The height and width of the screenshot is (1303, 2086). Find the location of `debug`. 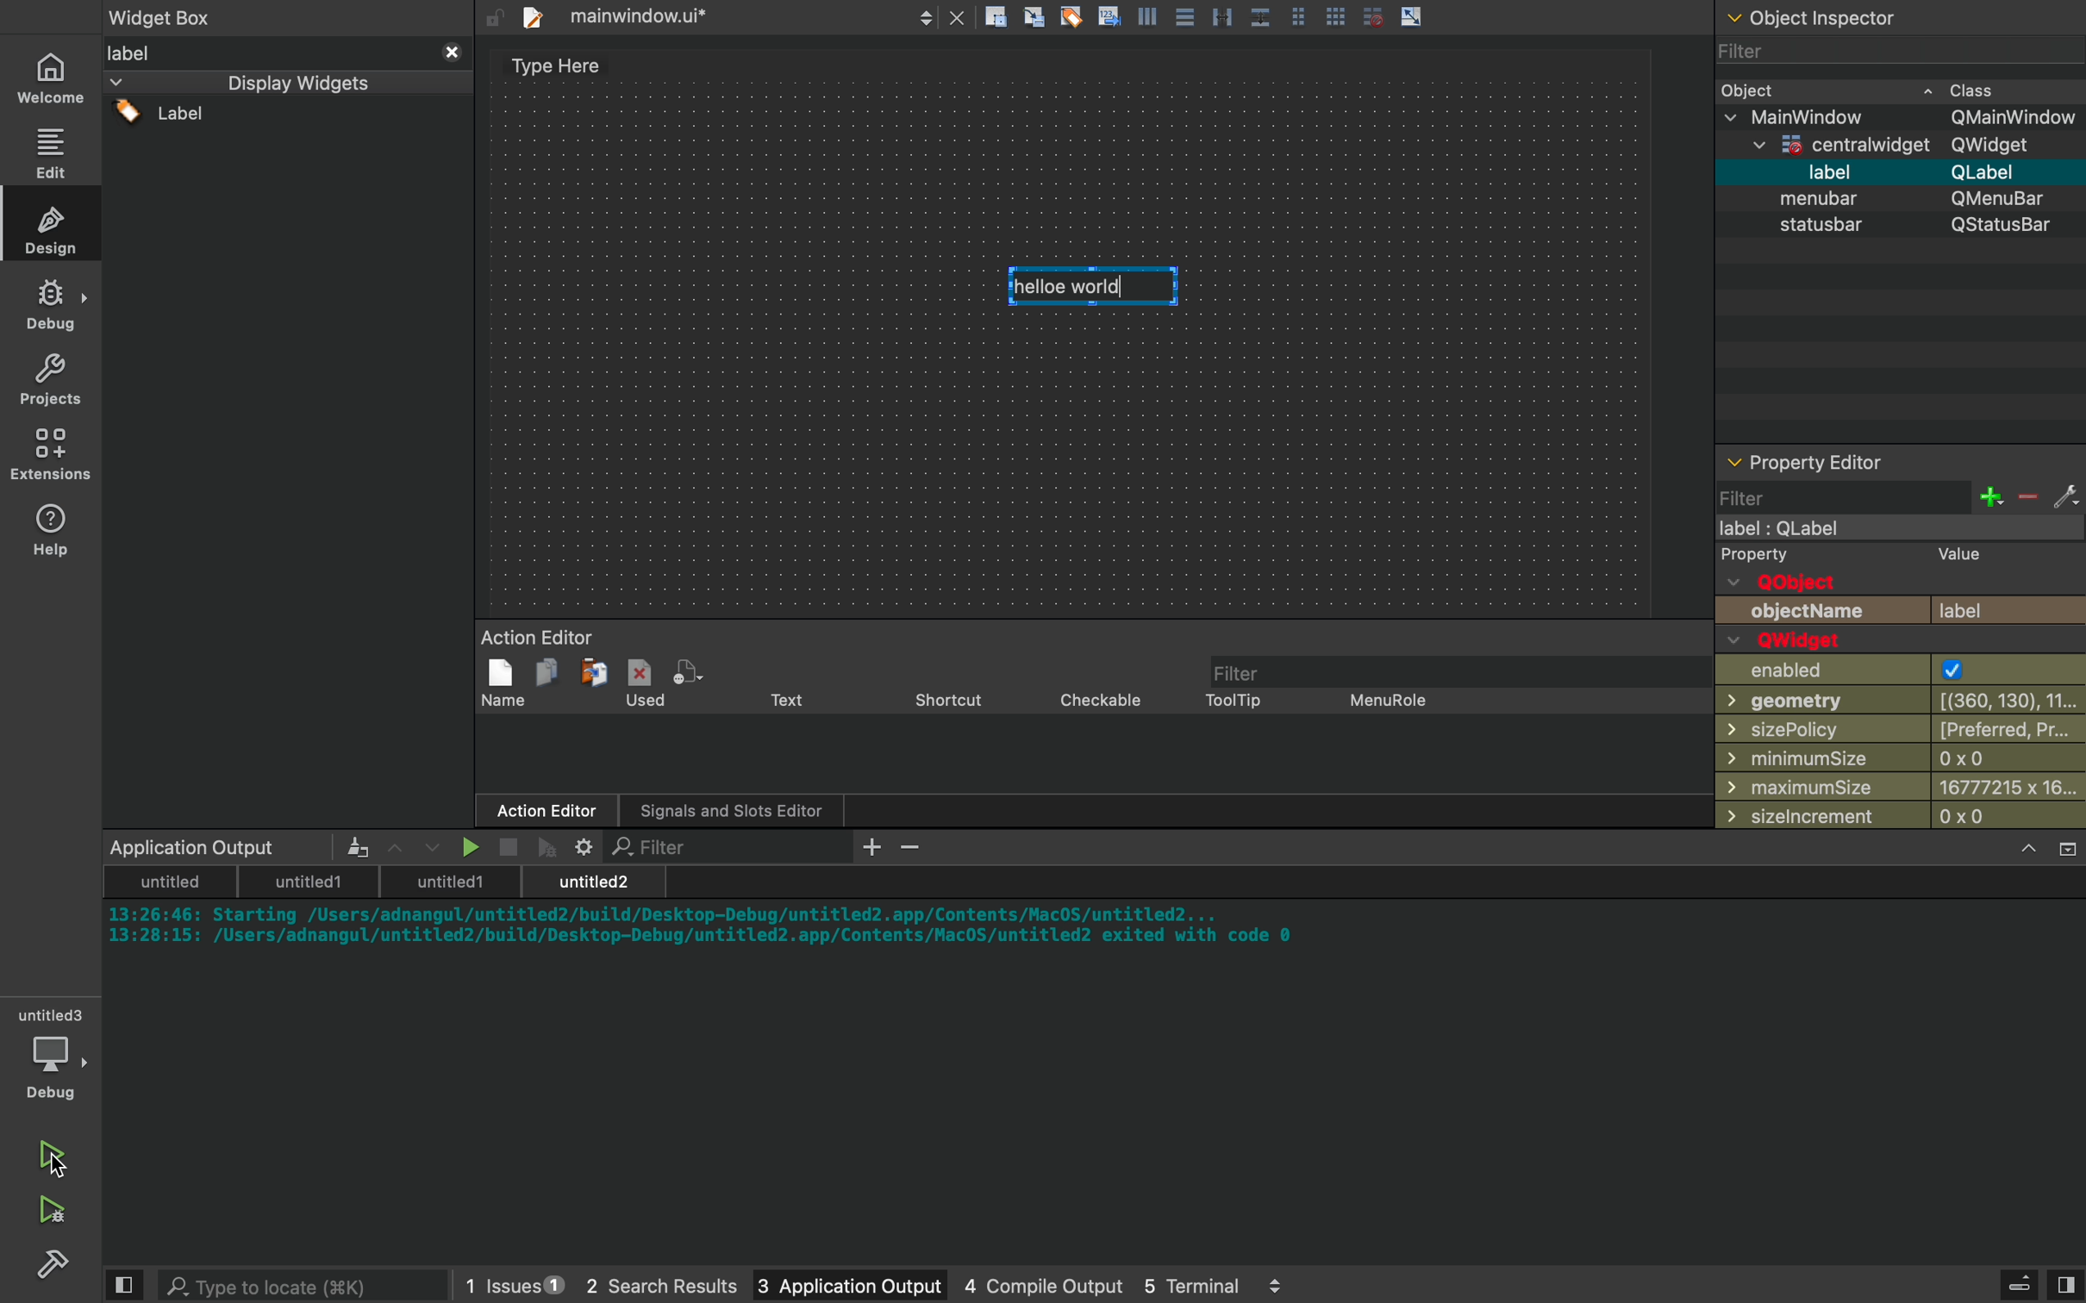

debug is located at coordinates (55, 1057).